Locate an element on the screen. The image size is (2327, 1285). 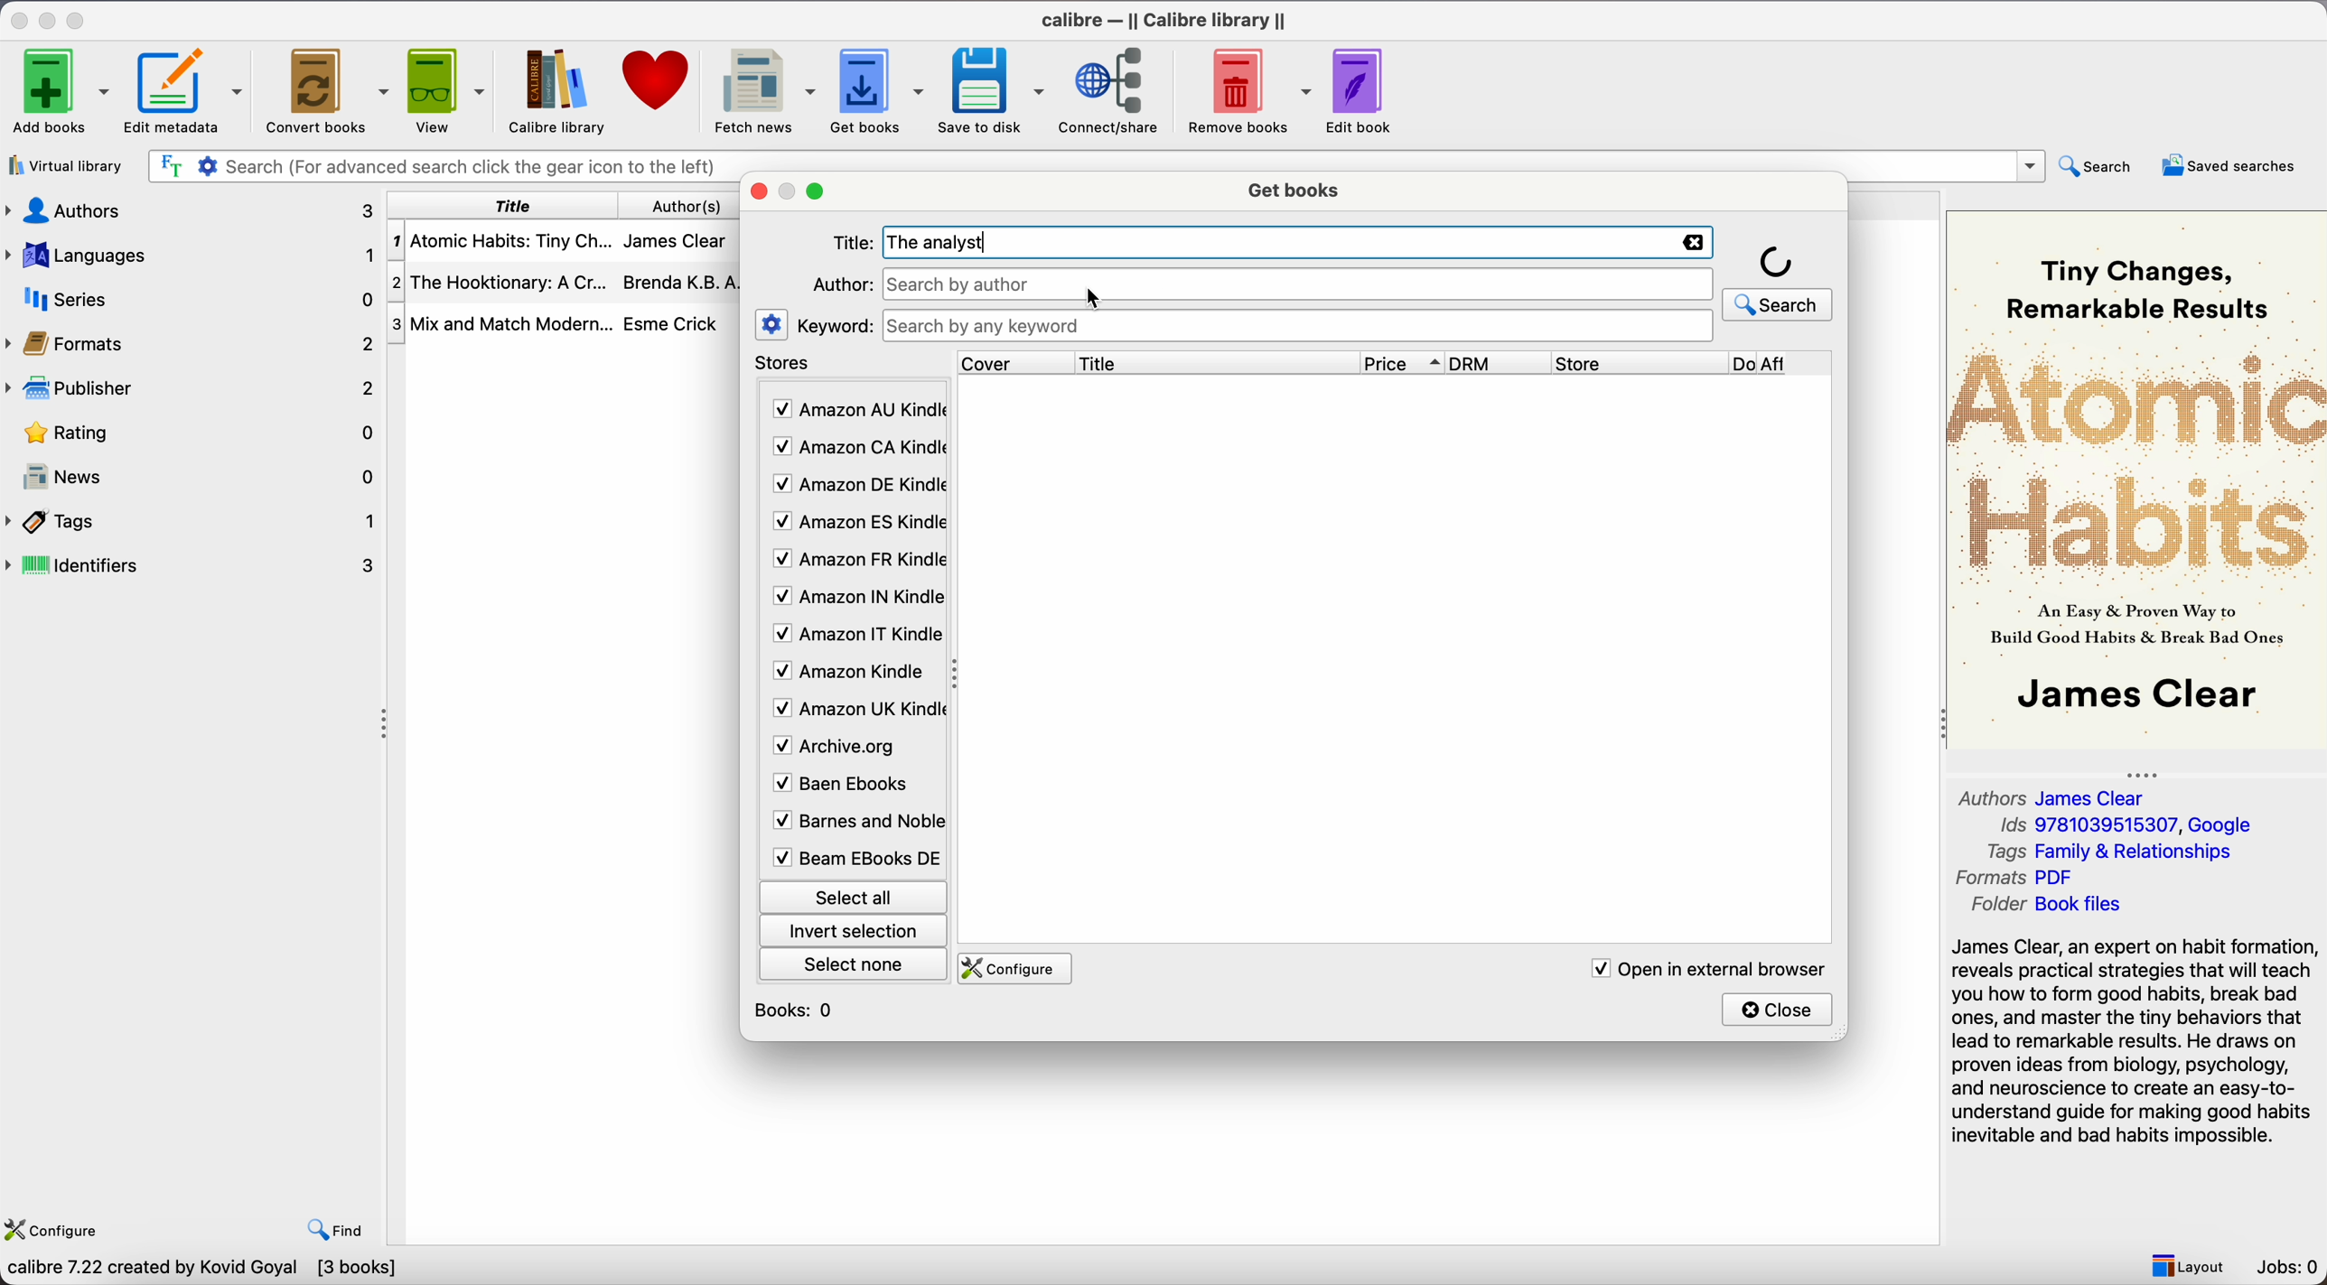
Ids 9781039515307, Google is located at coordinates (2127, 826).